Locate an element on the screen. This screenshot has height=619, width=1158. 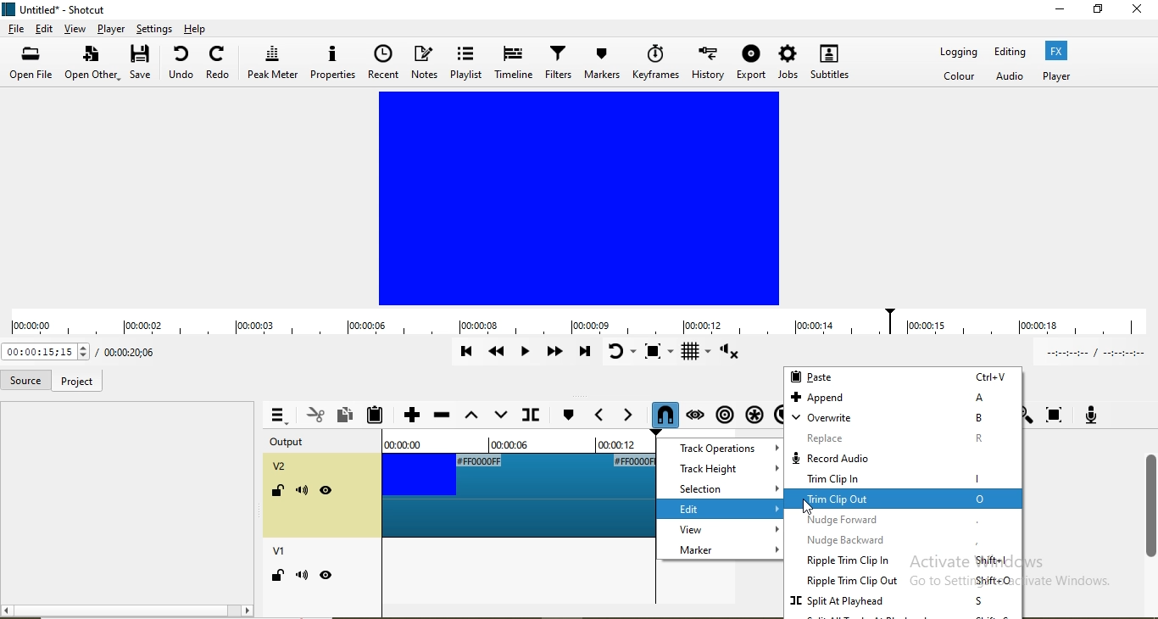
restore is located at coordinates (1100, 11).